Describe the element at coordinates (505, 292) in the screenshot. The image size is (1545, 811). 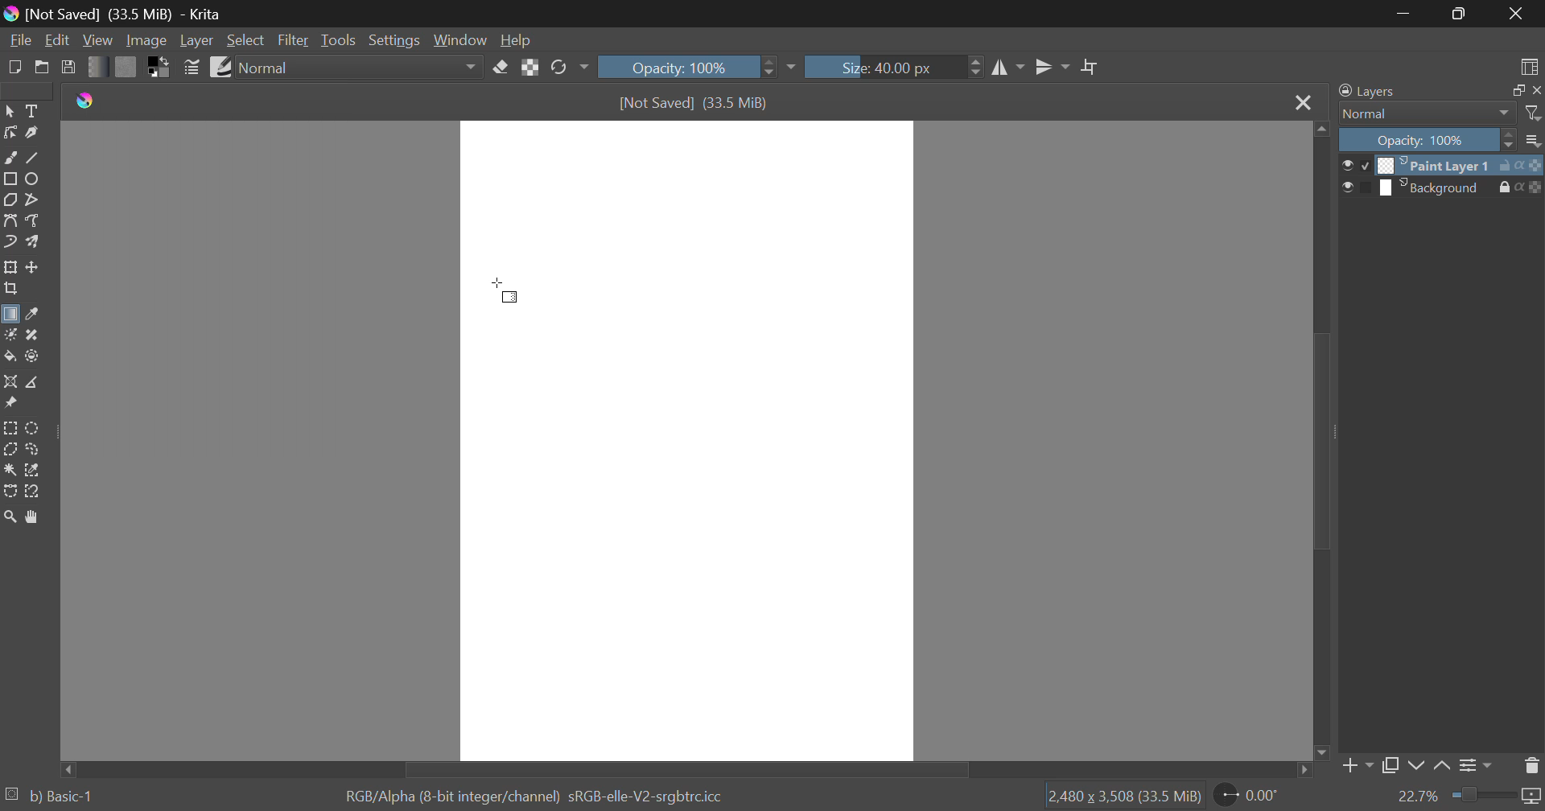
I see `cursor` at that location.